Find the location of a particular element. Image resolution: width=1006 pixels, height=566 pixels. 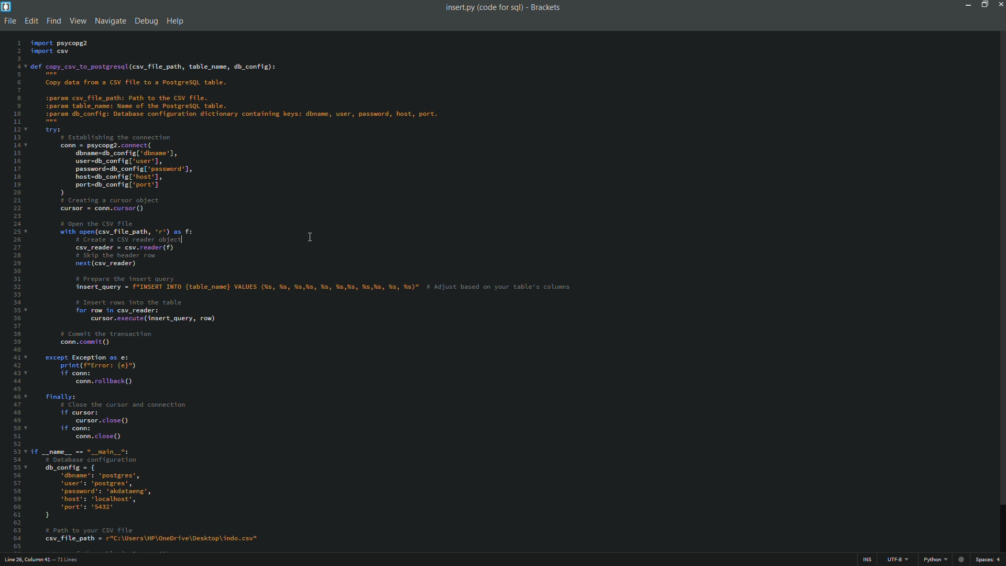

file name is located at coordinates (460, 8).